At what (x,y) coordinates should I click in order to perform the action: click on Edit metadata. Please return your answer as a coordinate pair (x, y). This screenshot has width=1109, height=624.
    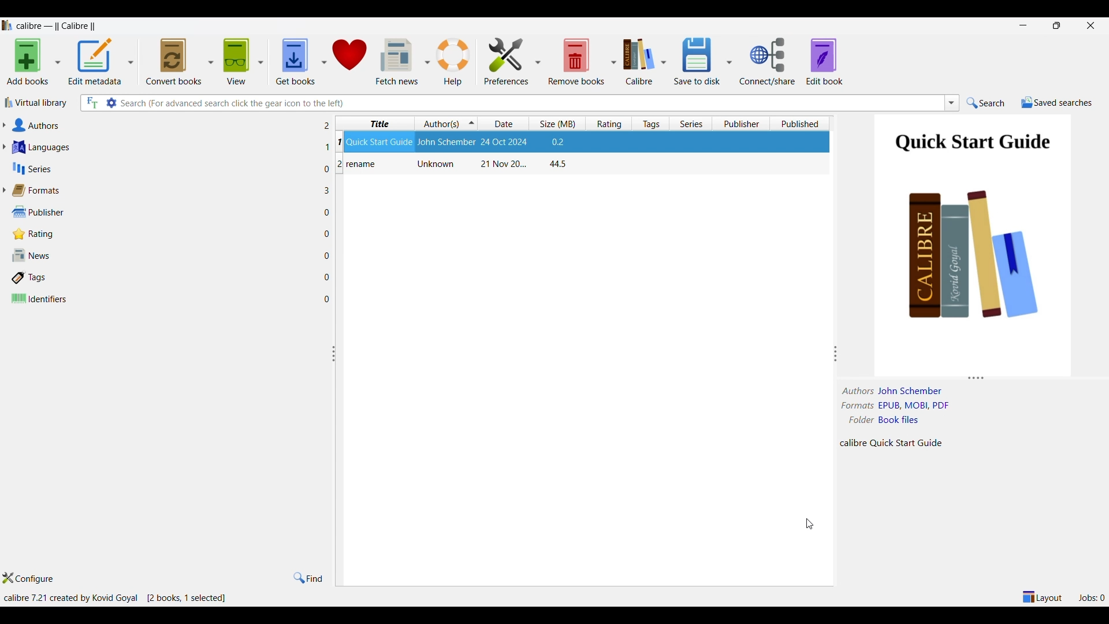
    Looking at the image, I should click on (95, 62).